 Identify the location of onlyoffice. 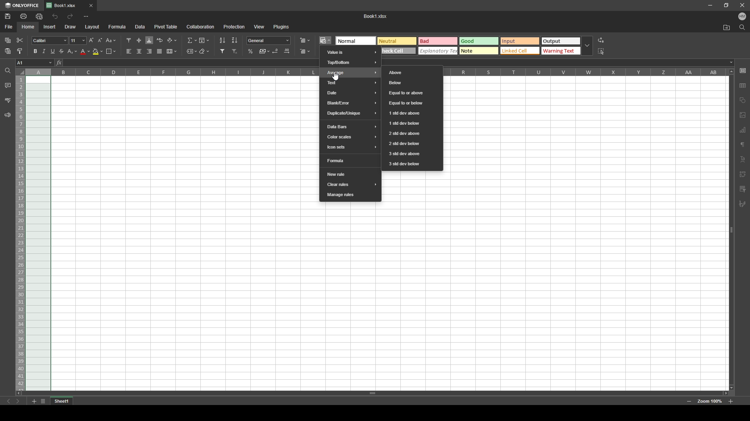
(22, 5).